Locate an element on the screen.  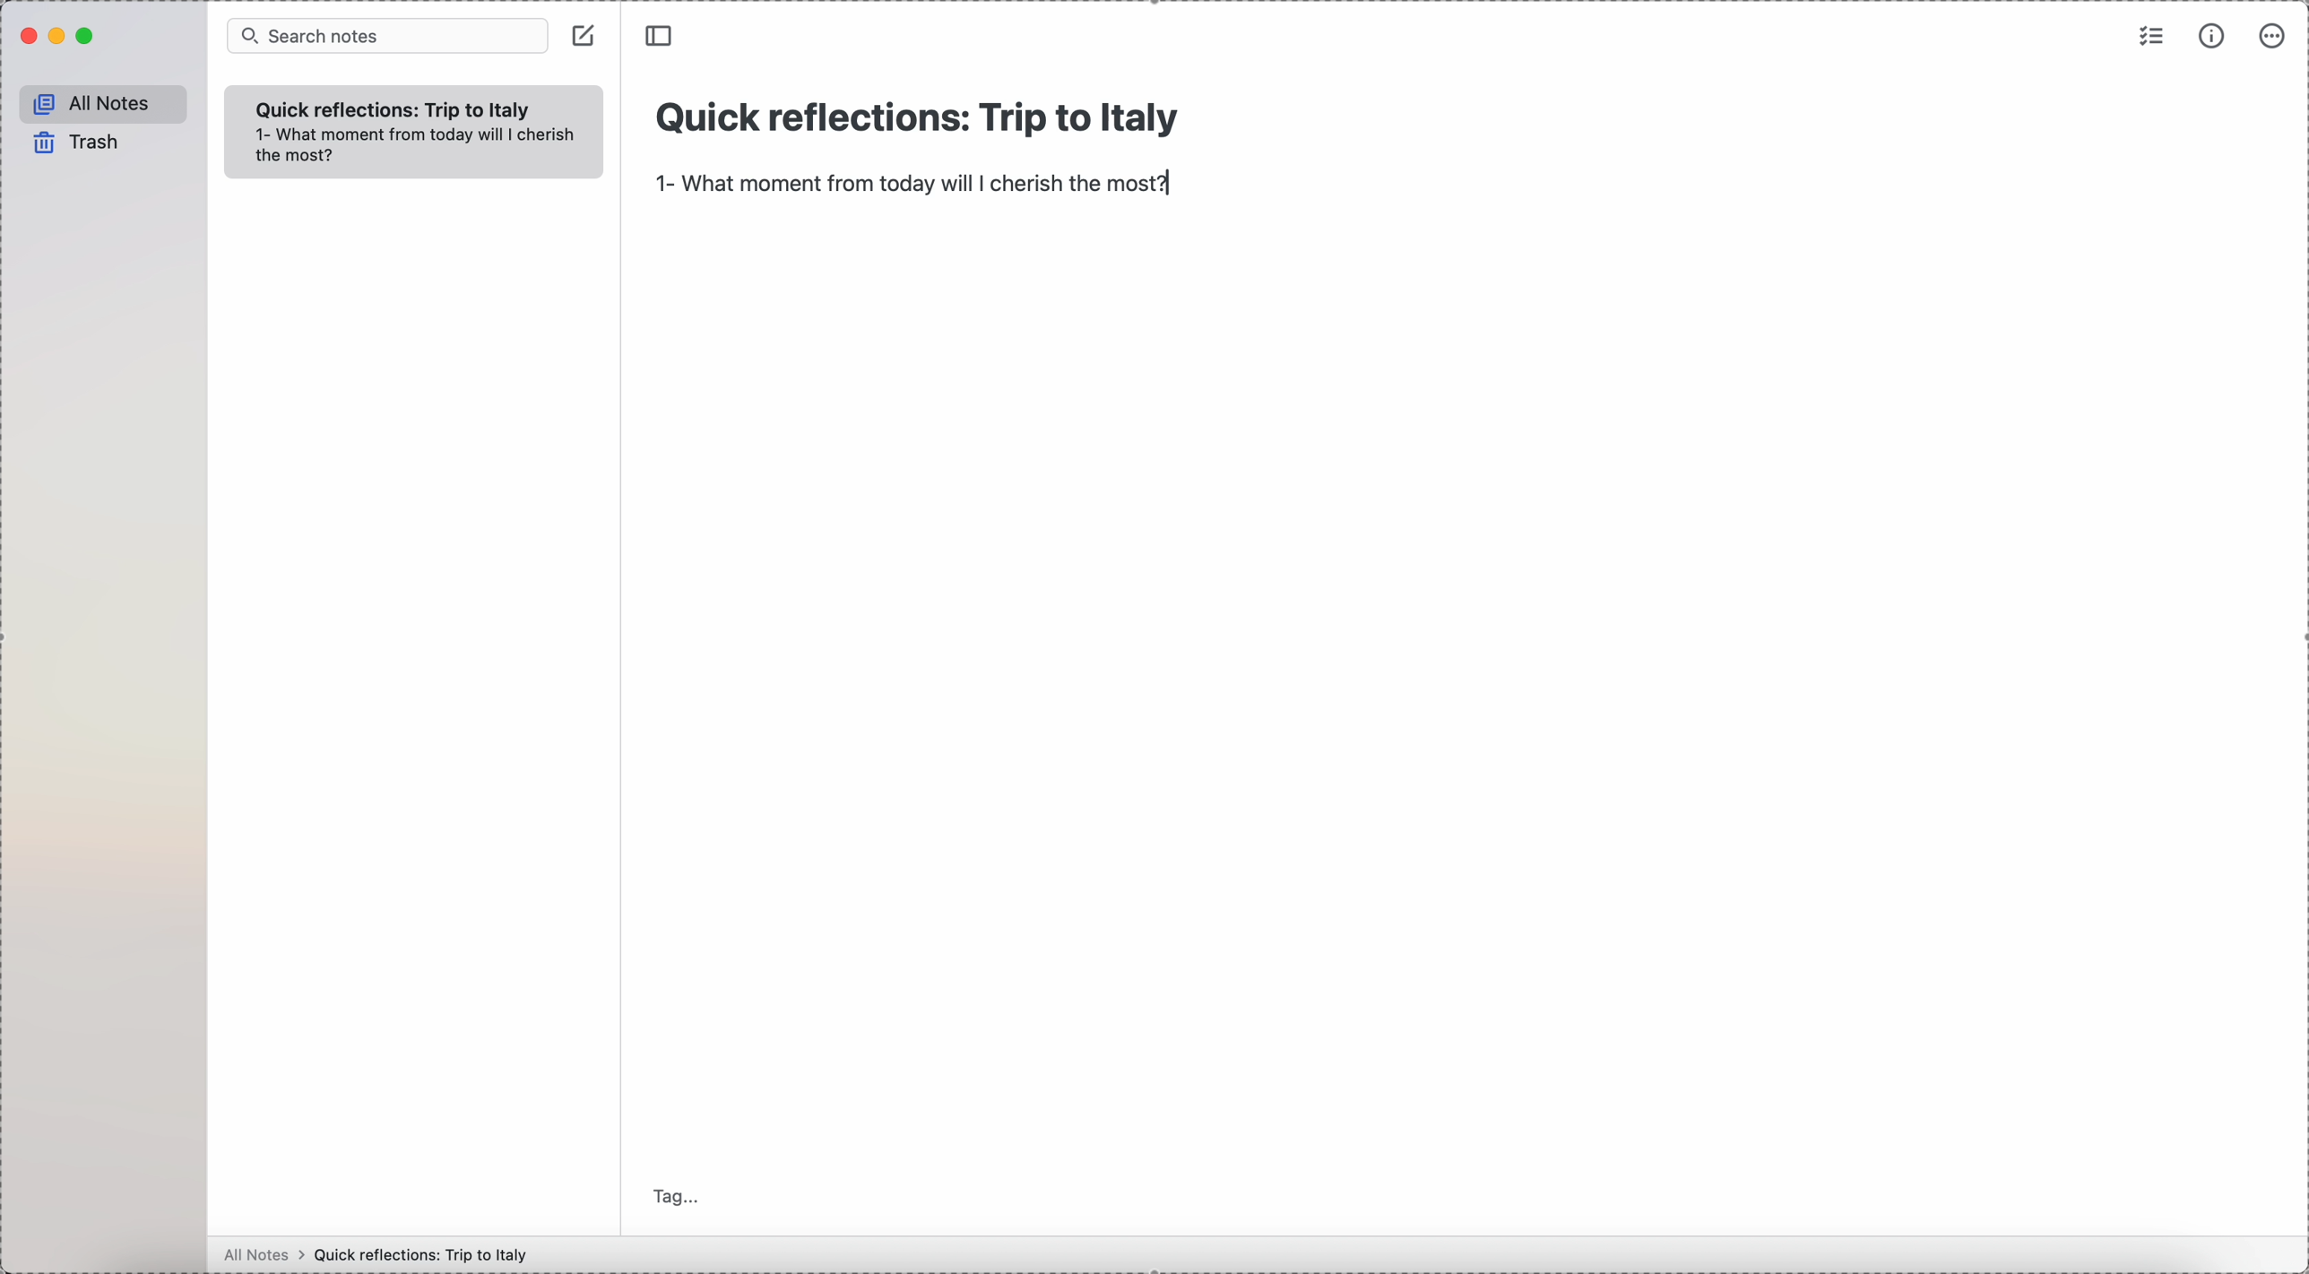
search bar is located at coordinates (388, 35).